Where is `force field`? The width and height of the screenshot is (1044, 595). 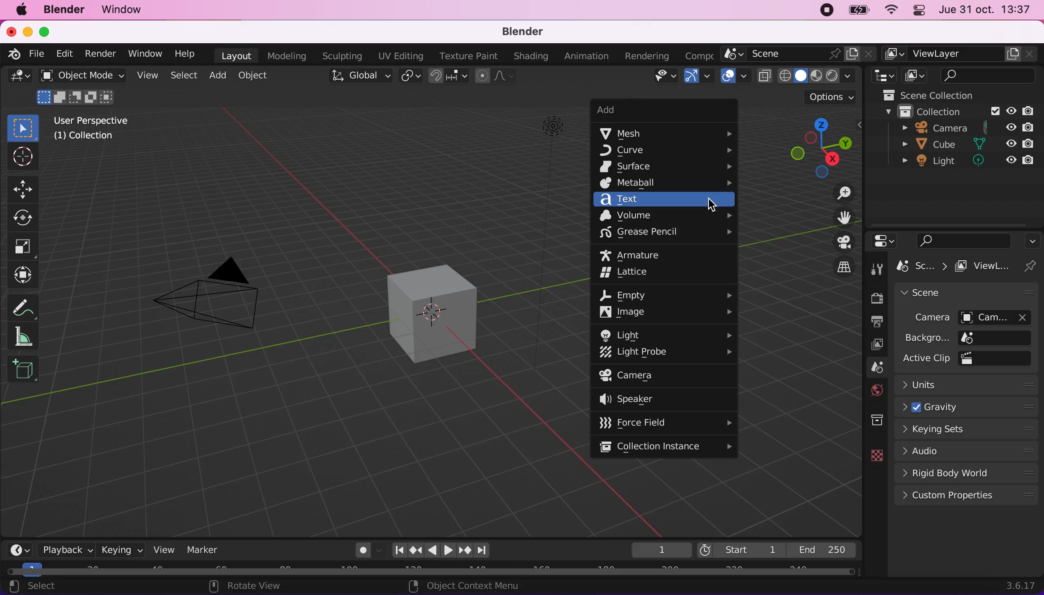 force field is located at coordinates (664, 423).